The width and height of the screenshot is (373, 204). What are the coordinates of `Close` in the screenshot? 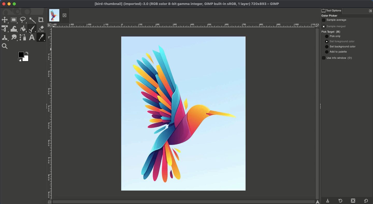 It's located at (354, 201).